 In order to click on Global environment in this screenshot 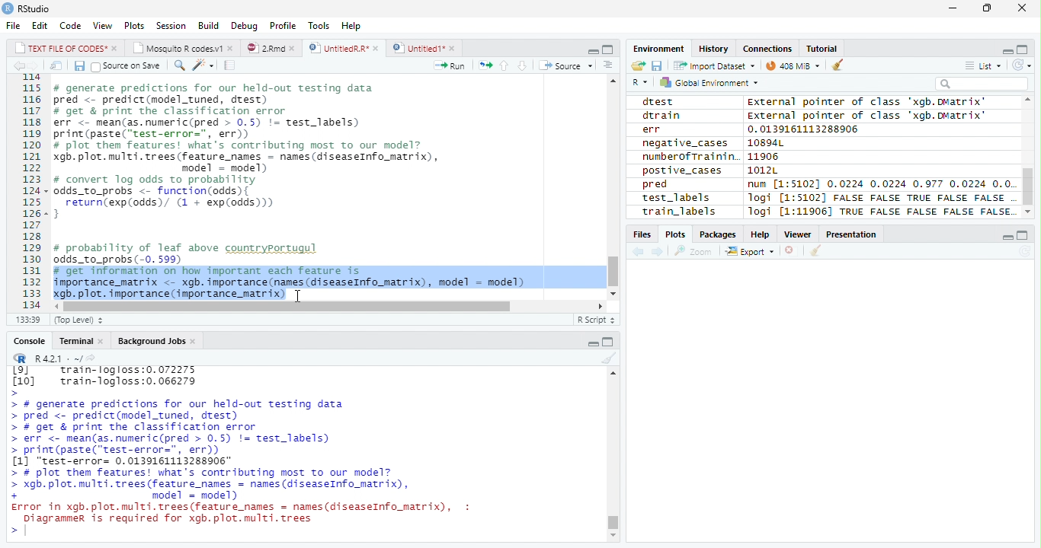, I will do `click(709, 83)`.